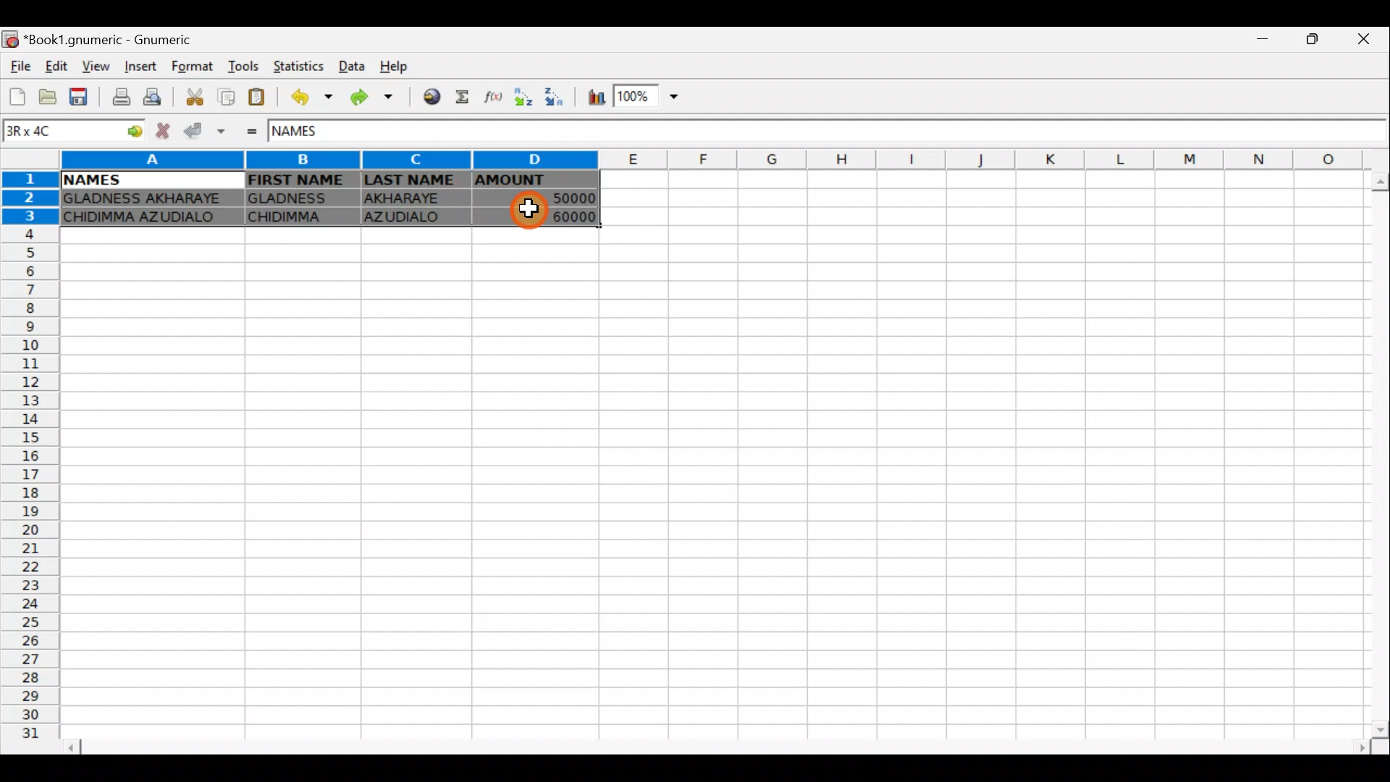 The width and height of the screenshot is (1390, 782). I want to click on Minimize, so click(1263, 43).